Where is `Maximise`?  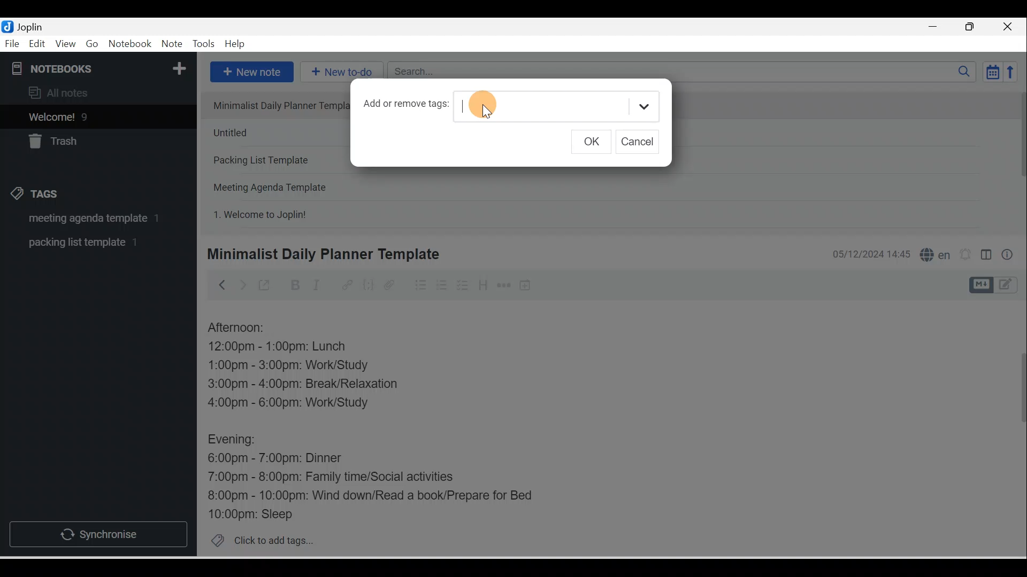
Maximise is located at coordinates (974, 27).